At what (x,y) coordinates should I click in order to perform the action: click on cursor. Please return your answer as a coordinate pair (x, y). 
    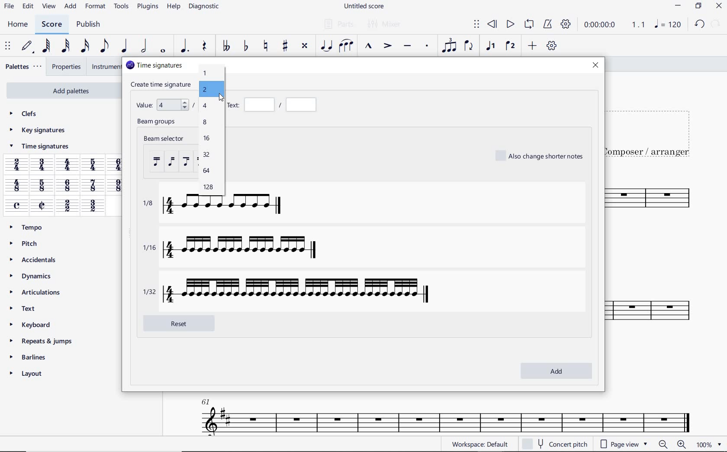
    Looking at the image, I should click on (221, 99).